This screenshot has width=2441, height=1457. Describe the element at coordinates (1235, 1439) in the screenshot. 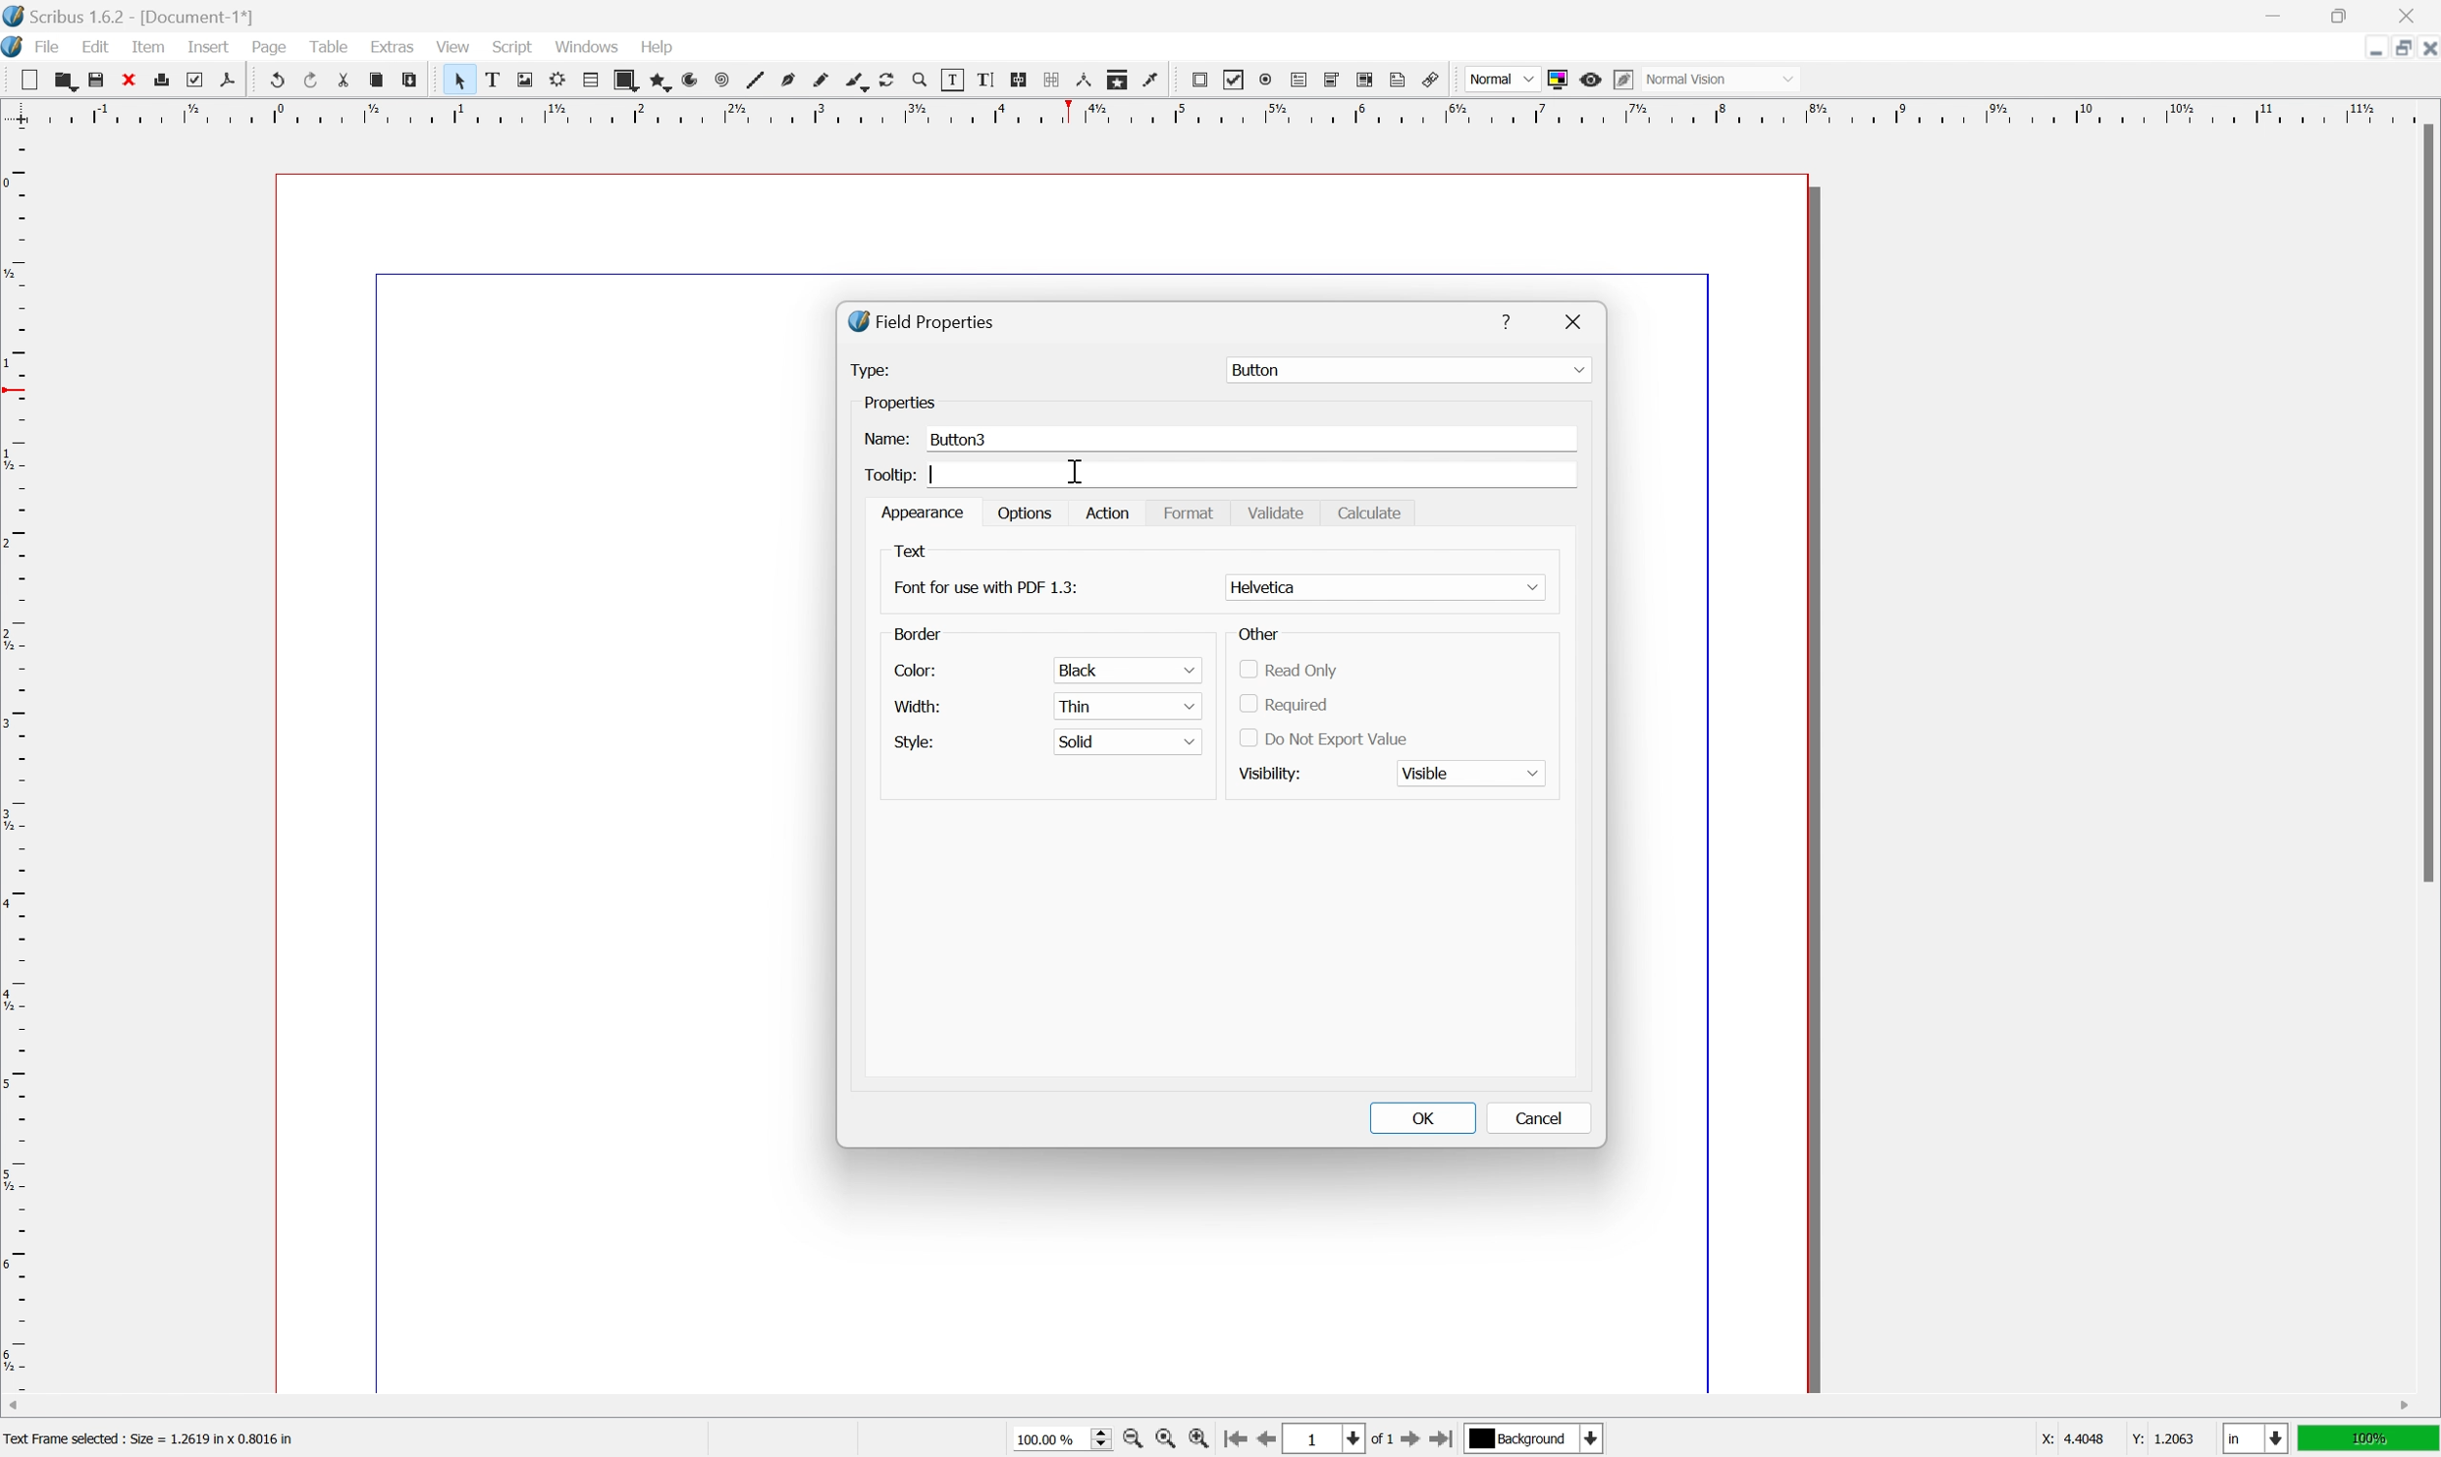

I see `go to first page` at that location.